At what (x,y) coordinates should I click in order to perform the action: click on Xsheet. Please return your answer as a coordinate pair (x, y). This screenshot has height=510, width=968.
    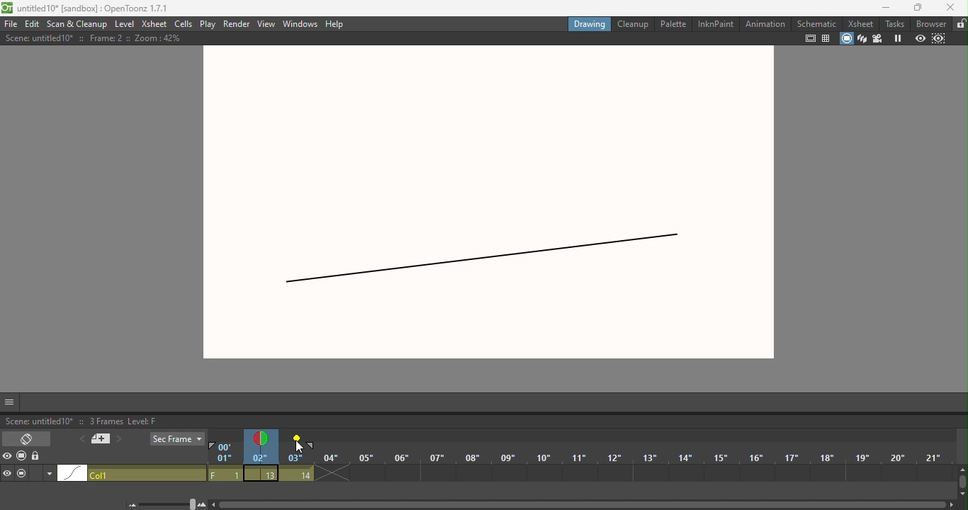
    Looking at the image, I should click on (154, 24).